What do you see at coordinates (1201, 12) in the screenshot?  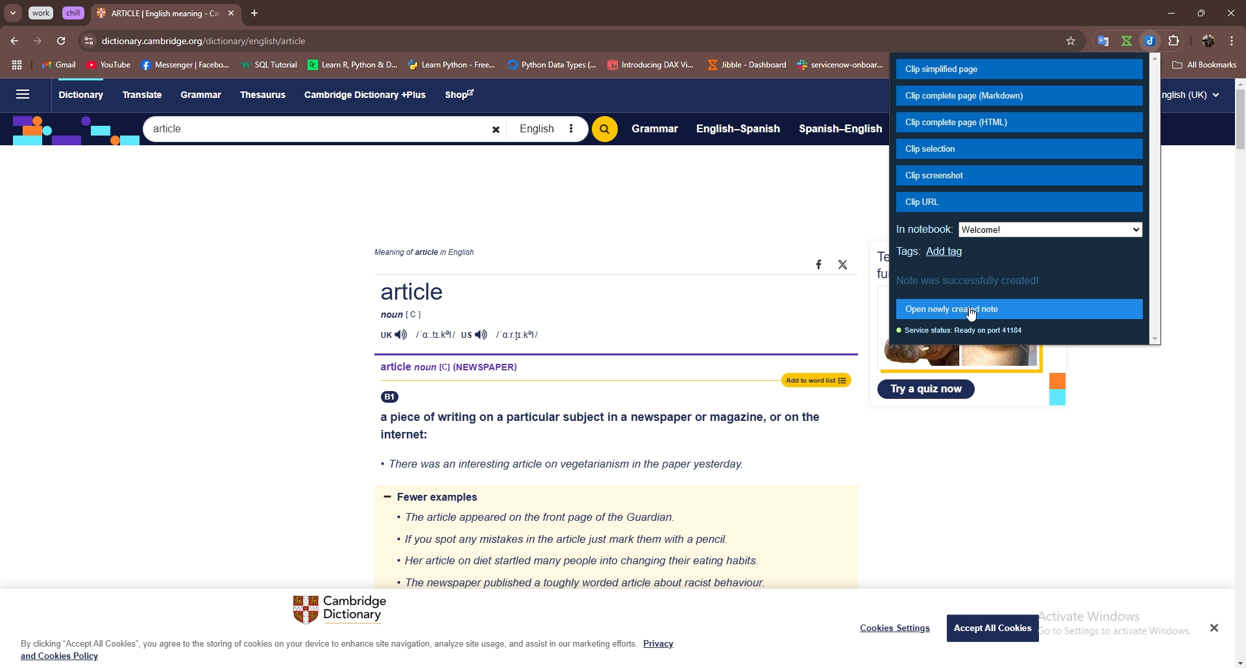 I see `resize` at bounding box center [1201, 12].